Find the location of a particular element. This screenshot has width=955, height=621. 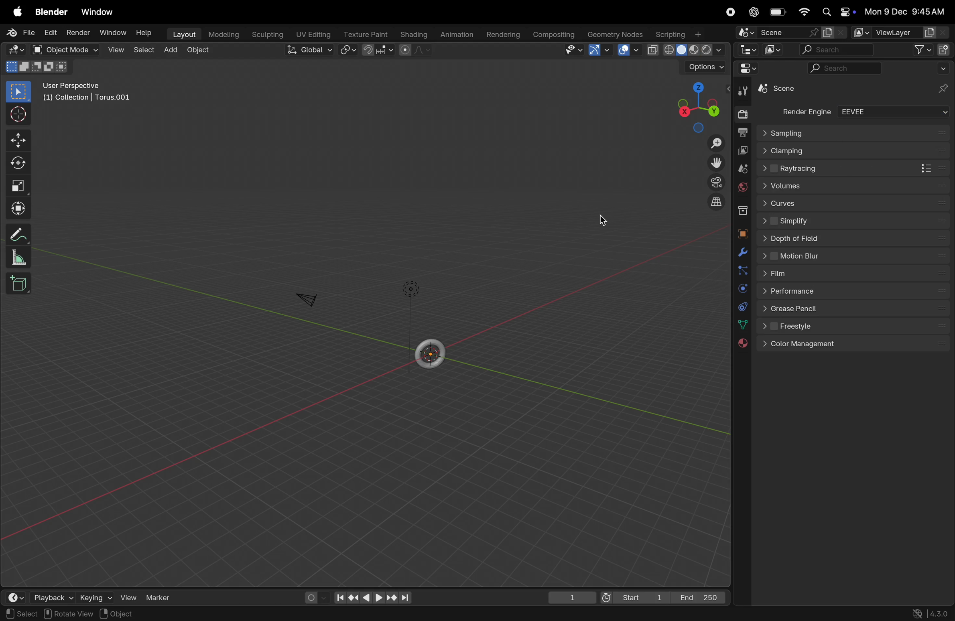

user perspective is located at coordinates (89, 91).